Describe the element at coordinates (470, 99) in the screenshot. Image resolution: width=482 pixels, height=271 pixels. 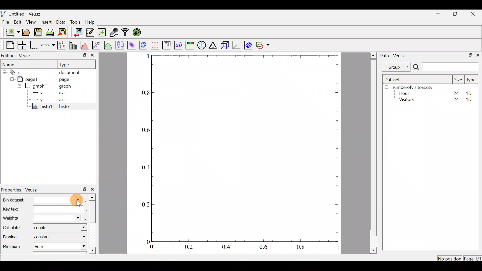
I see `1D` at that location.